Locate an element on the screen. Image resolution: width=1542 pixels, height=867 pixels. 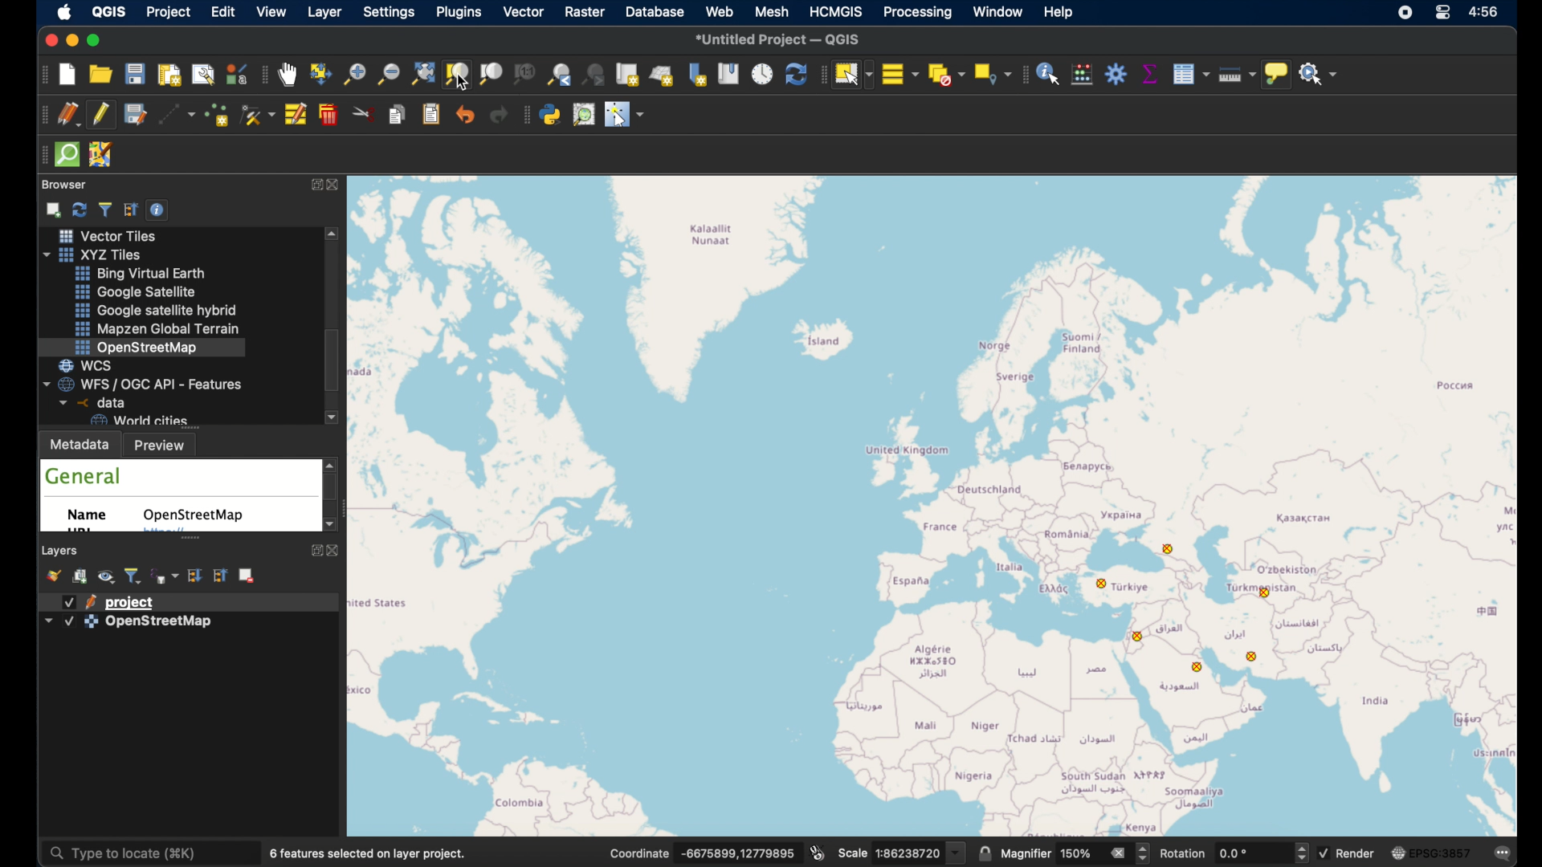
cursor is located at coordinates (463, 83).